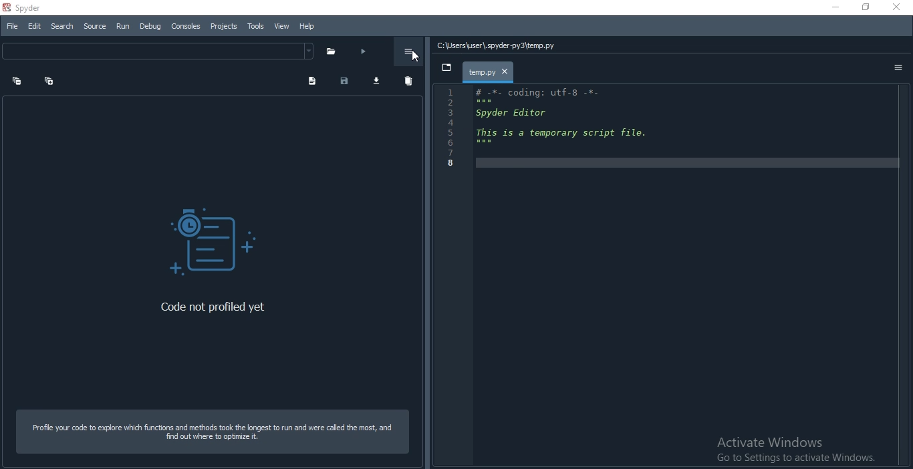  What do you see at coordinates (898, 7) in the screenshot?
I see `Close` at bounding box center [898, 7].